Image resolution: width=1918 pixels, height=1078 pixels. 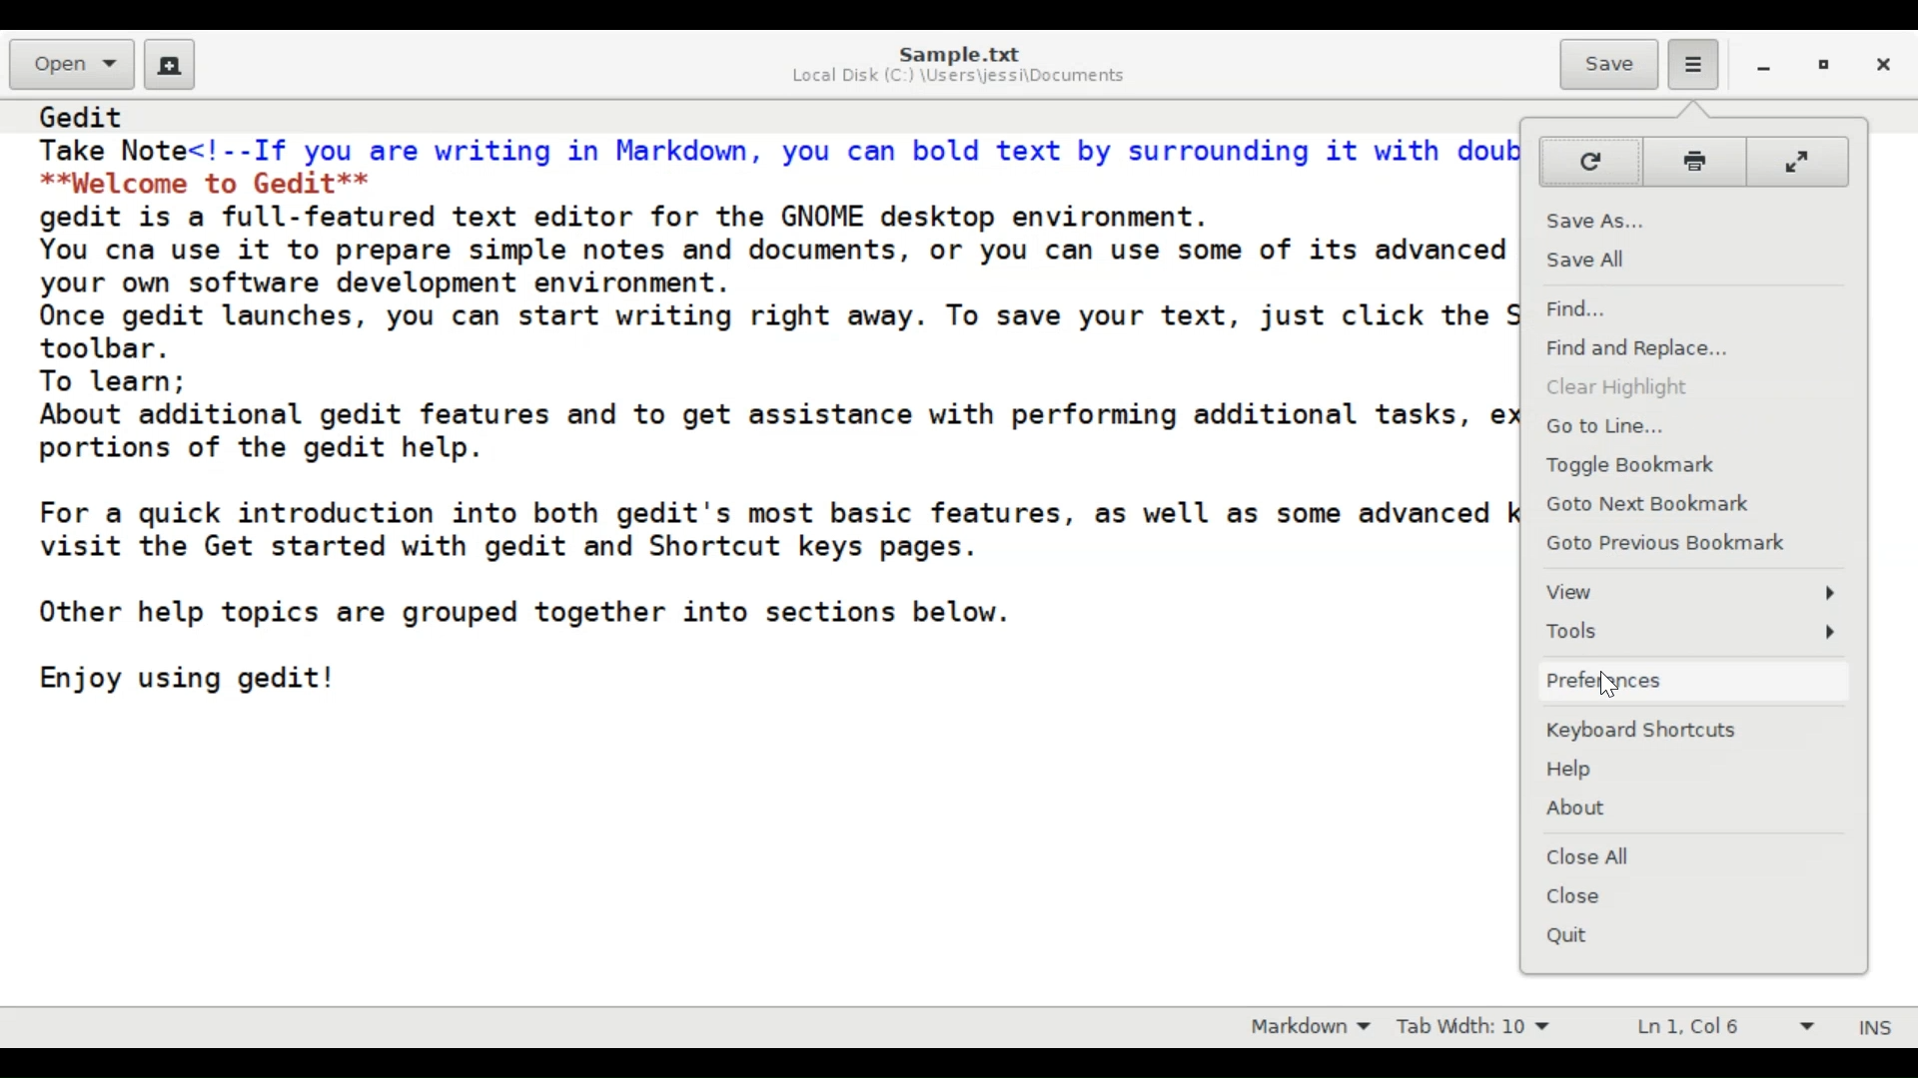 What do you see at coordinates (1694, 308) in the screenshot?
I see `Find` at bounding box center [1694, 308].